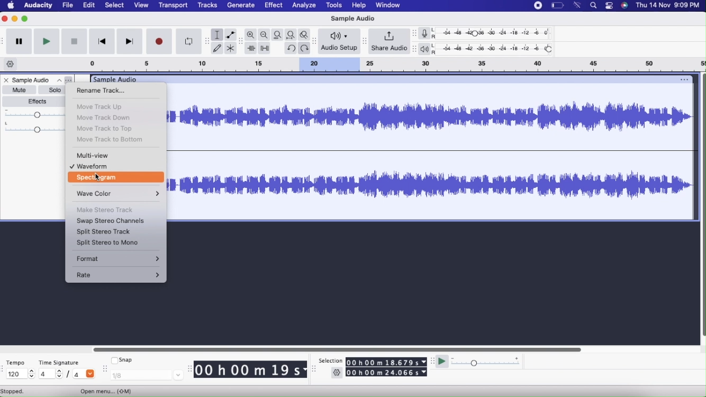  Describe the element at coordinates (240, 42) in the screenshot. I see `move toolbar` at that location.